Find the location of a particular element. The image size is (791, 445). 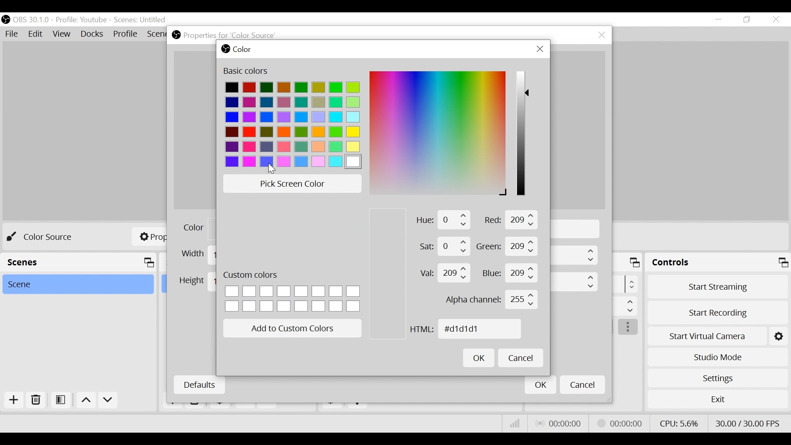

Color Pallete is located at coordinates (293, 124).